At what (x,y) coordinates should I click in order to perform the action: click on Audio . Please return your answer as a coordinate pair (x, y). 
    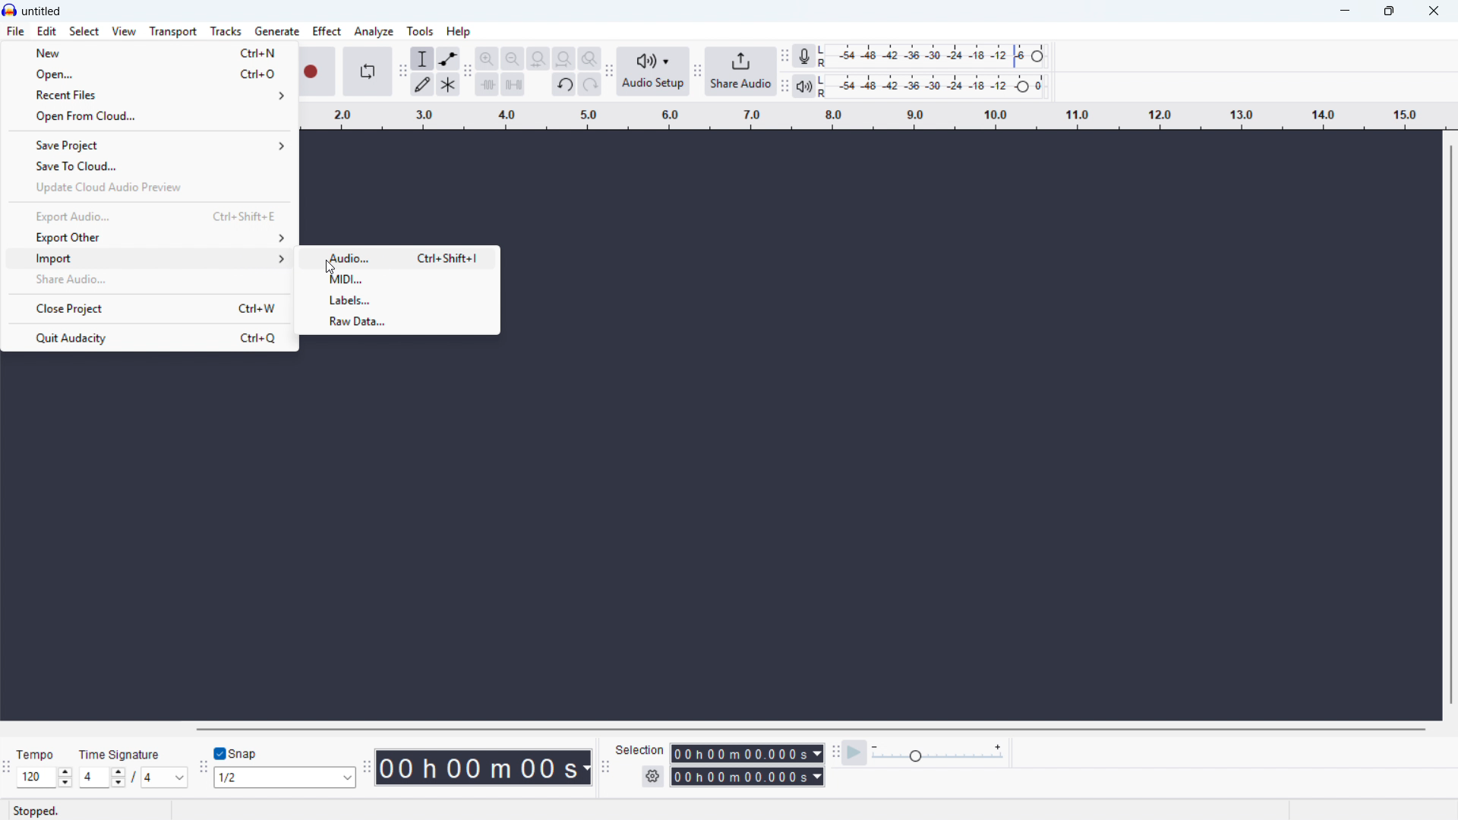
    Looking at the image, I should click on (400, 257).